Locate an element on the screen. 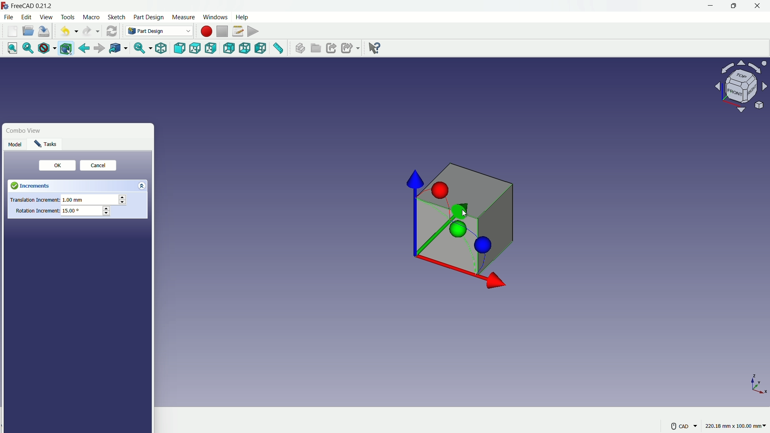 The height and width of the screenshot is (433, 770). expand is located at coordinates (144, 185).